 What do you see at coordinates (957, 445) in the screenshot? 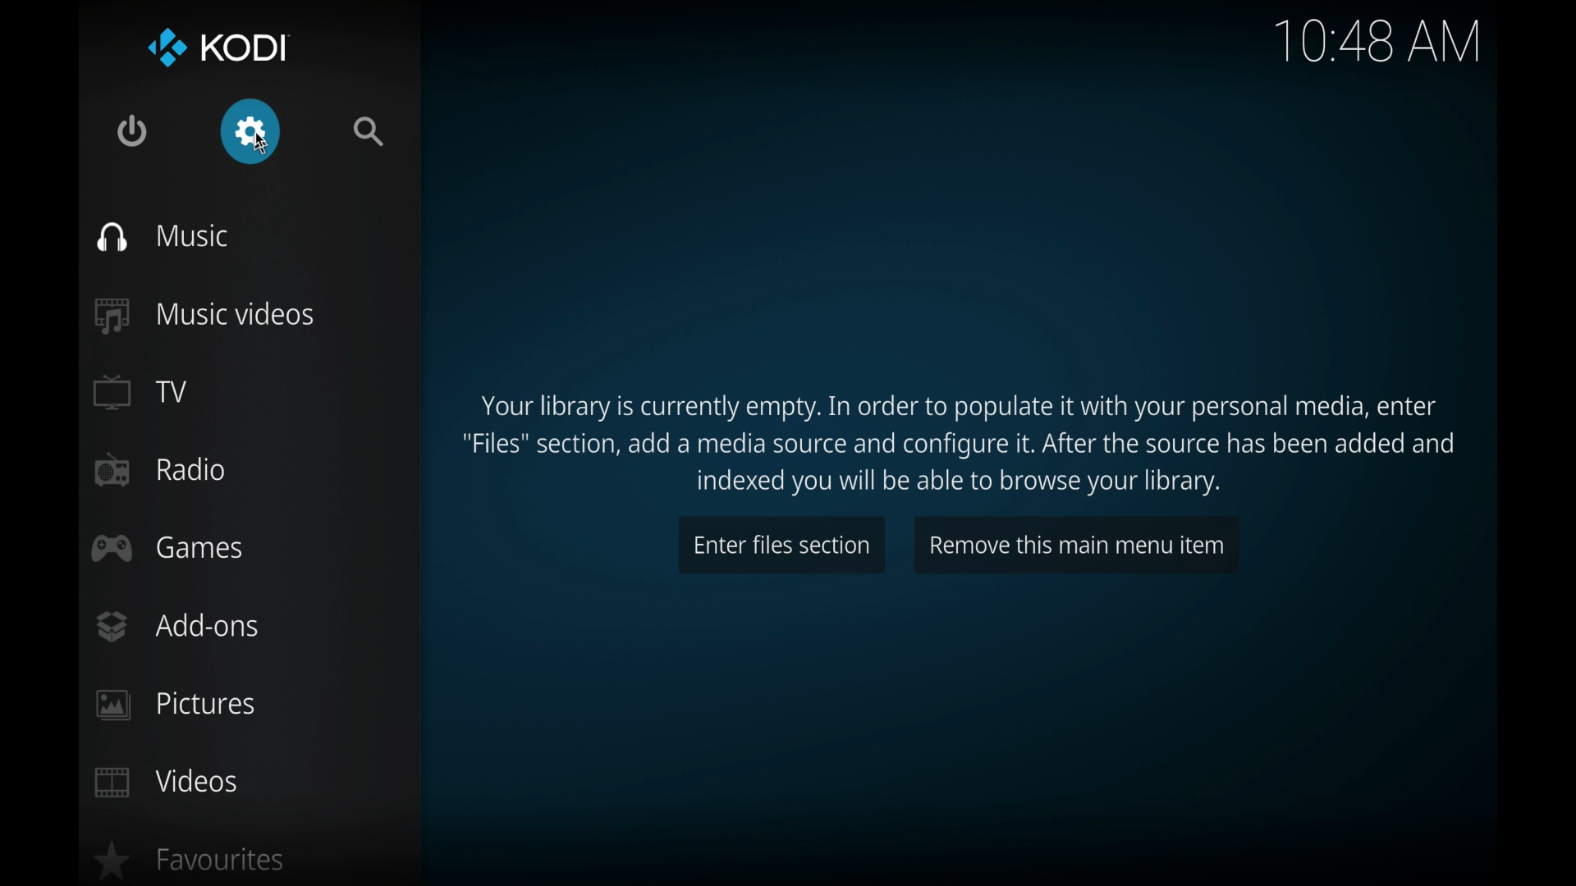
I see `instructions to populate media library` at bounding box center [957, 445].